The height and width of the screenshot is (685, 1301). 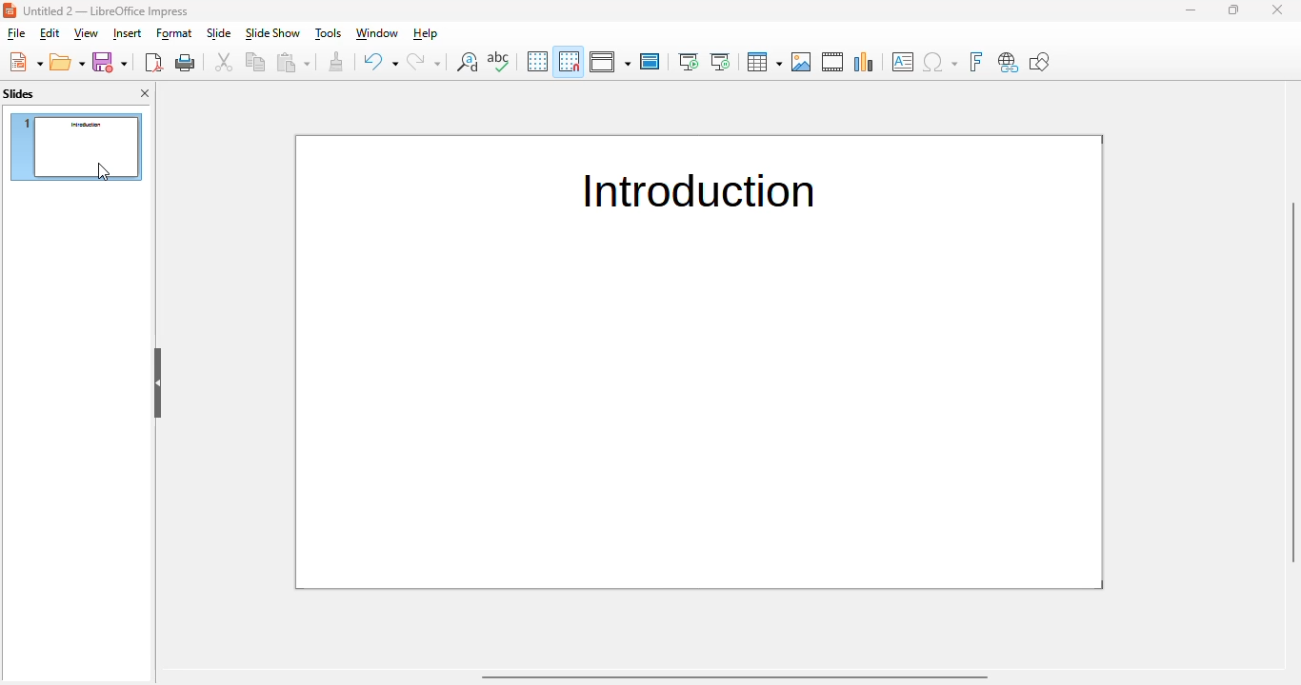 What do you see at coordinates (10, 10) in the screenshot?
I see `logo` at bounding box center [10, 10].